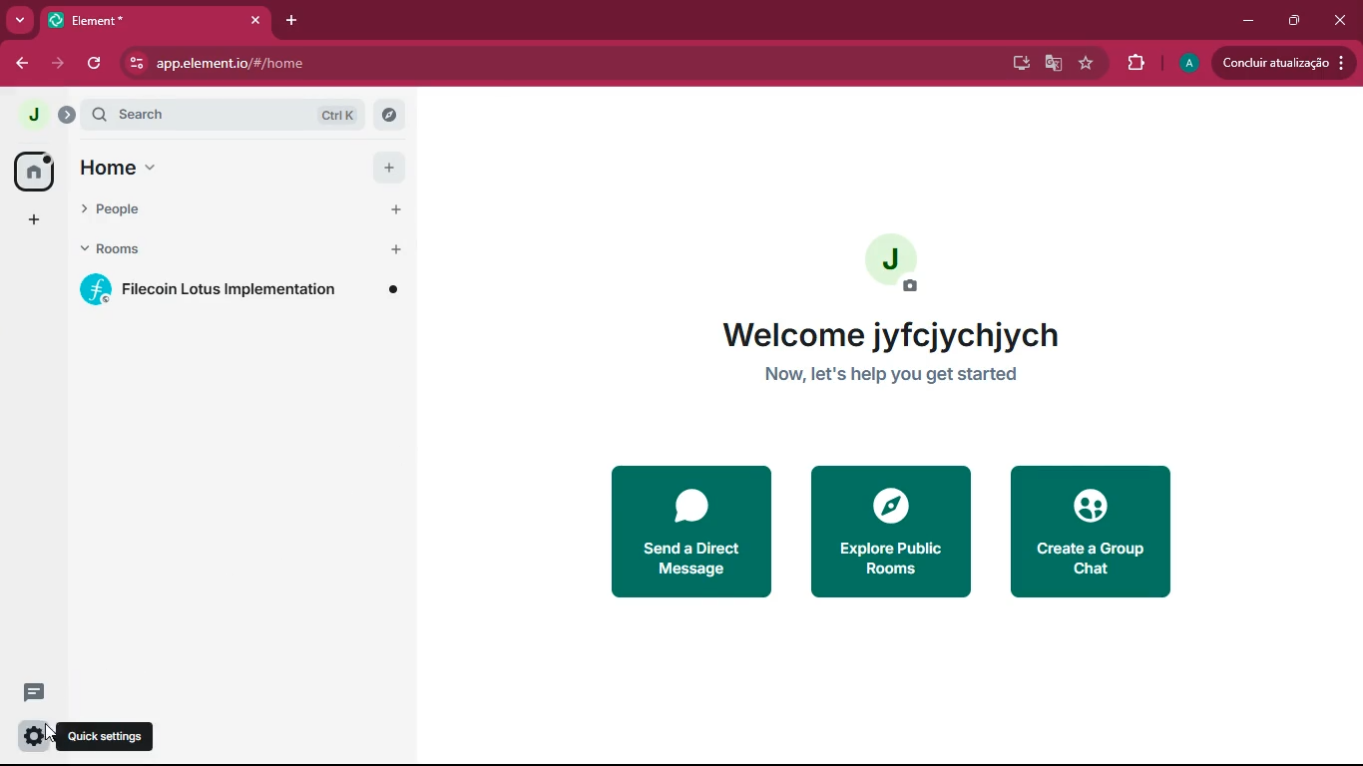  Describe the element at coordinates (18, 20) in the screenshot. I see `more` at that location.